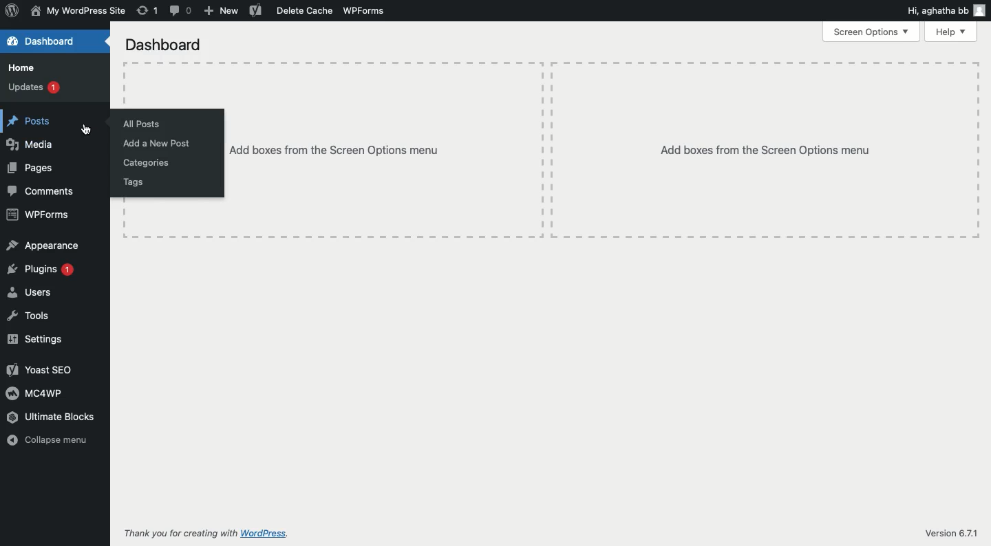  I want to click on New, so click(222, 12).